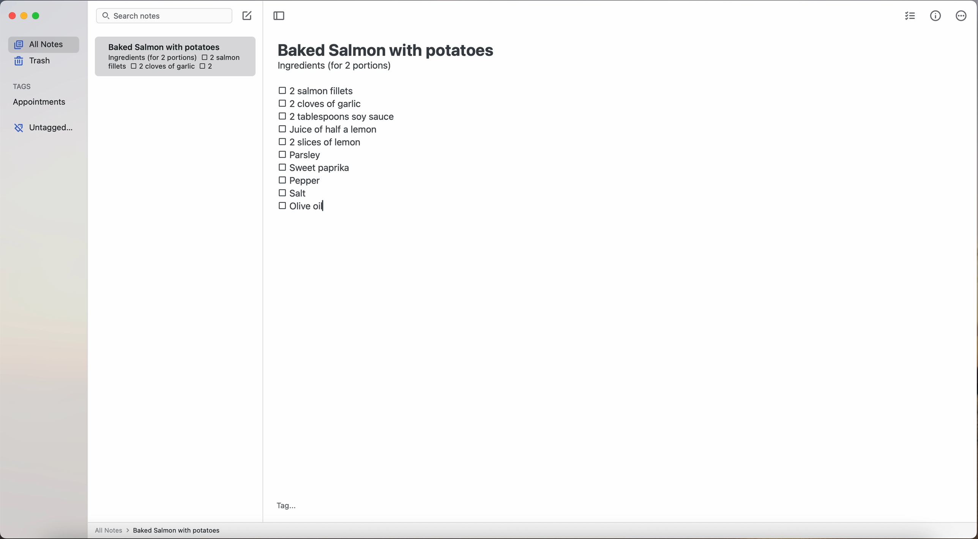  What do you see at coordinates (246, 16) in the screenshot?
I see `create note` at bounding box center [246, 16].